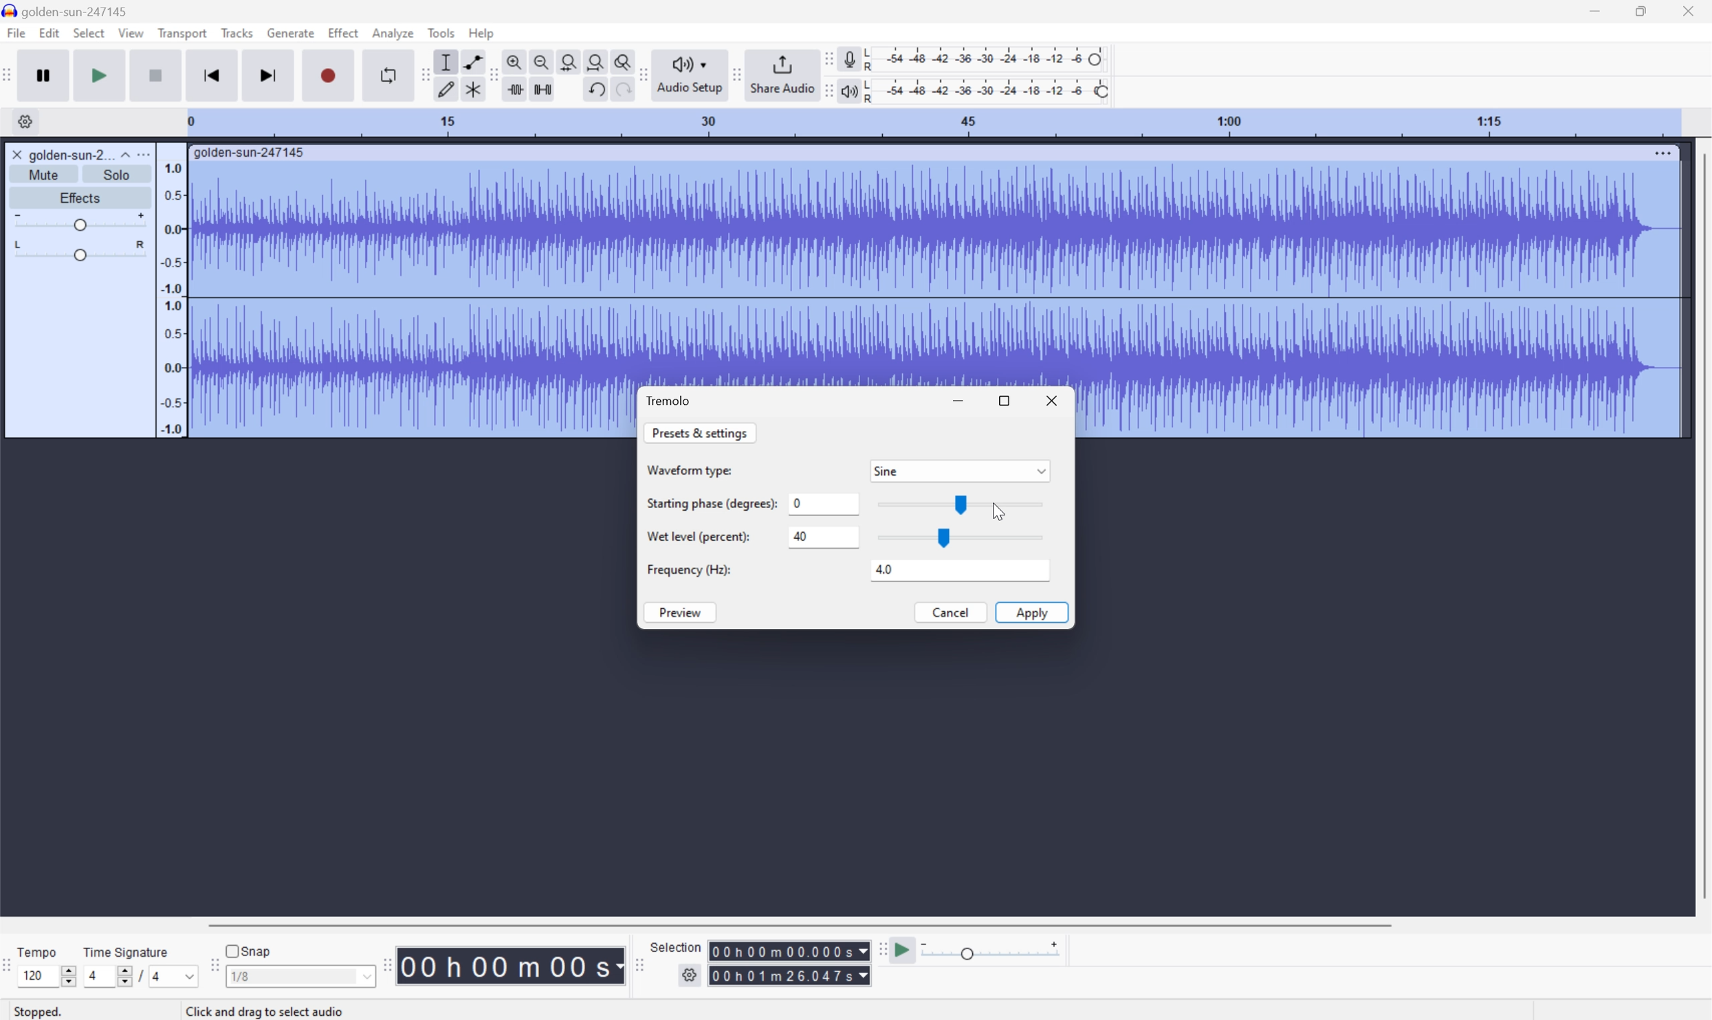 The height and width of the screenshot is (1020, 1712). What do you see at coordinates (140, 976) in the screenshot?
I see `/` at bounding box center [140, 976].